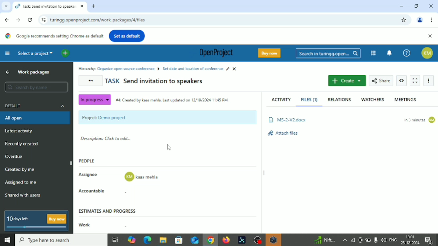 The image size is (438, 246). Describe the element at coordinates (21, 182) in the screenshot. I see `Assigned to me` at that location.